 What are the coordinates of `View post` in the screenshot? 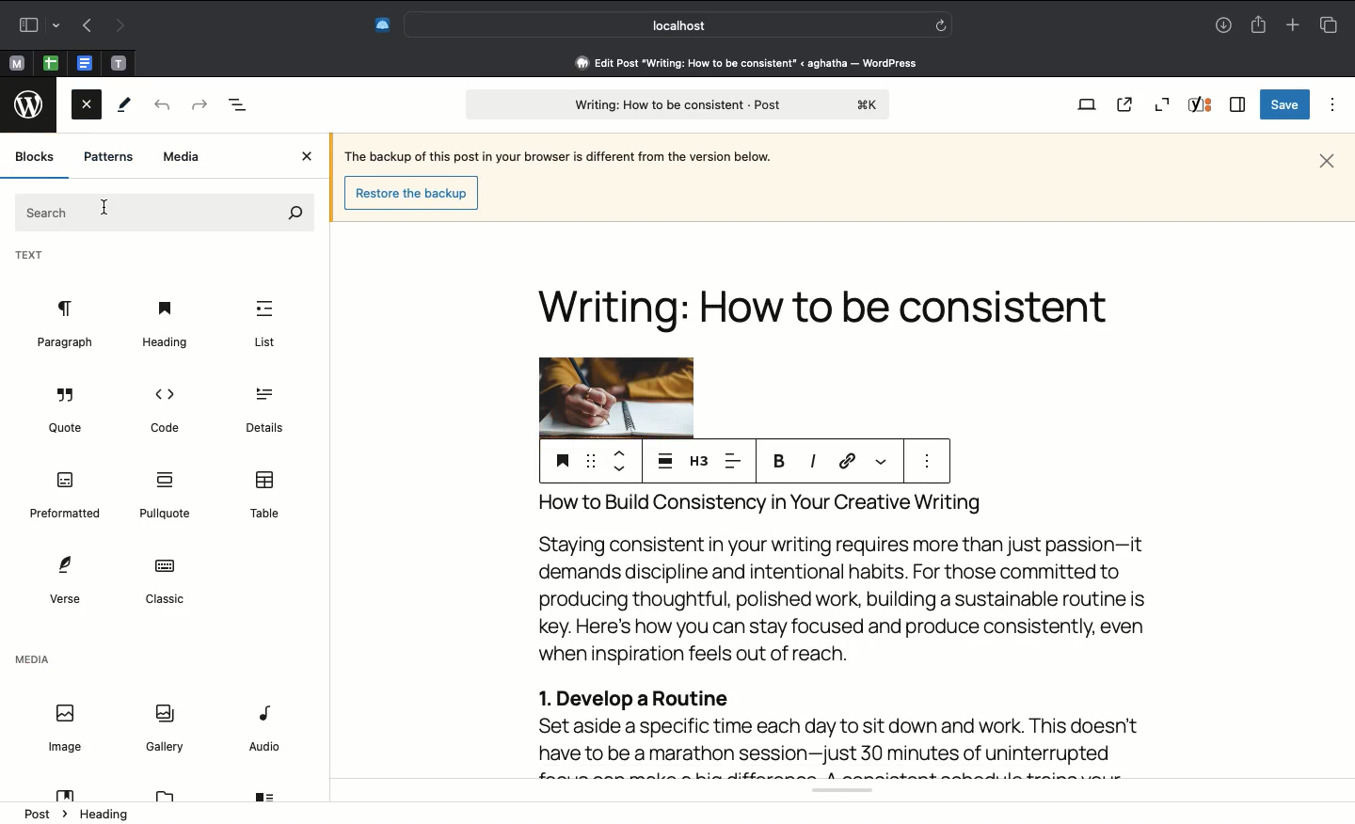 It's located at (1124, 104).